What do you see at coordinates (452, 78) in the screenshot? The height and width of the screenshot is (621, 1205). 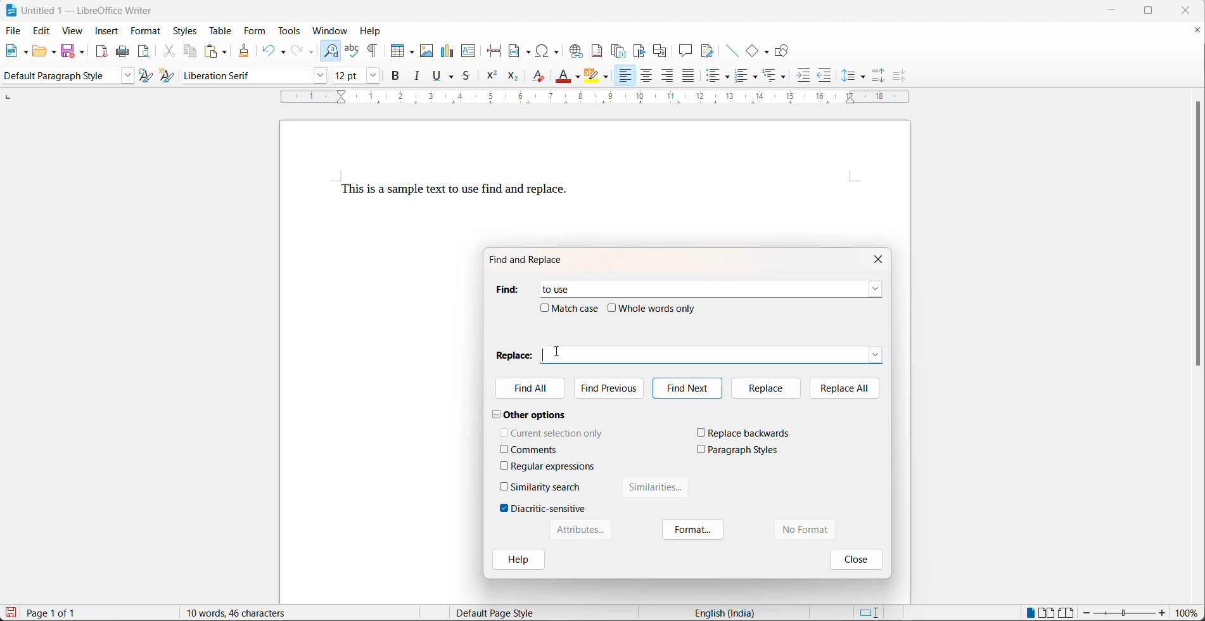 I see `underline options` at bounding box center [452, 78].